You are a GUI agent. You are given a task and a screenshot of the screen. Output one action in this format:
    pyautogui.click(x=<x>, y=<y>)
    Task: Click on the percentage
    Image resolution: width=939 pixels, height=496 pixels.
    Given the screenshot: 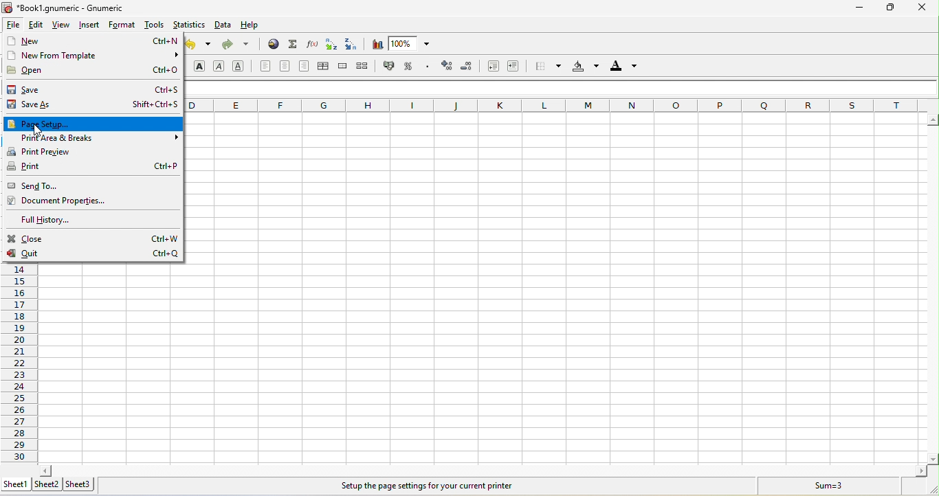 What is the action you would take?
    pyautogui.click(x=408, y=66)
    